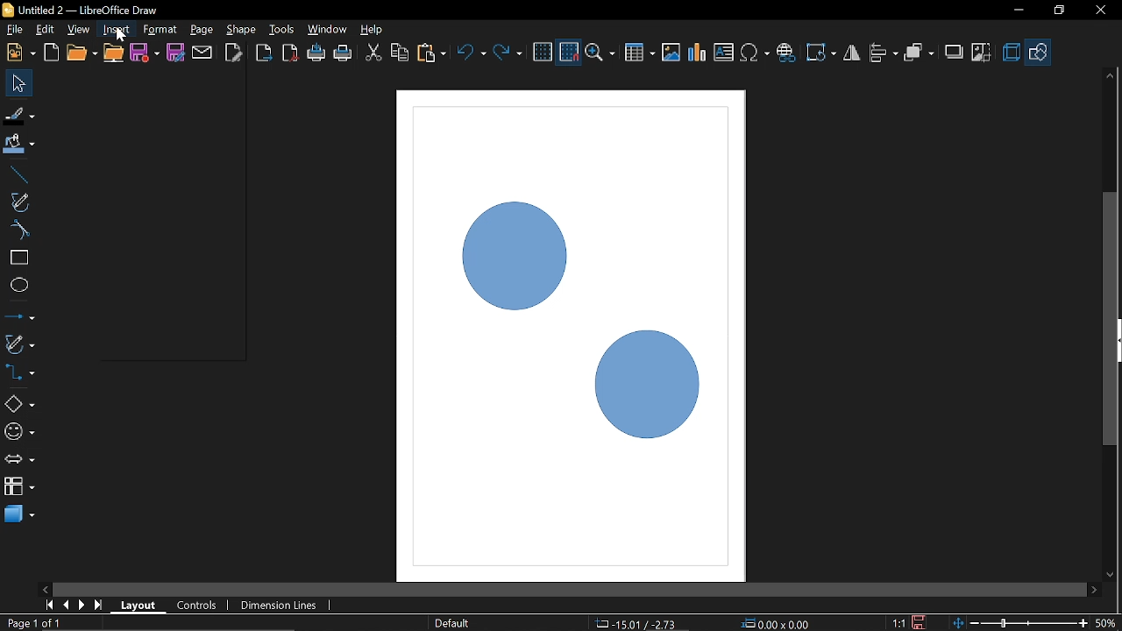  I want to click on Select, so click(20, 83).